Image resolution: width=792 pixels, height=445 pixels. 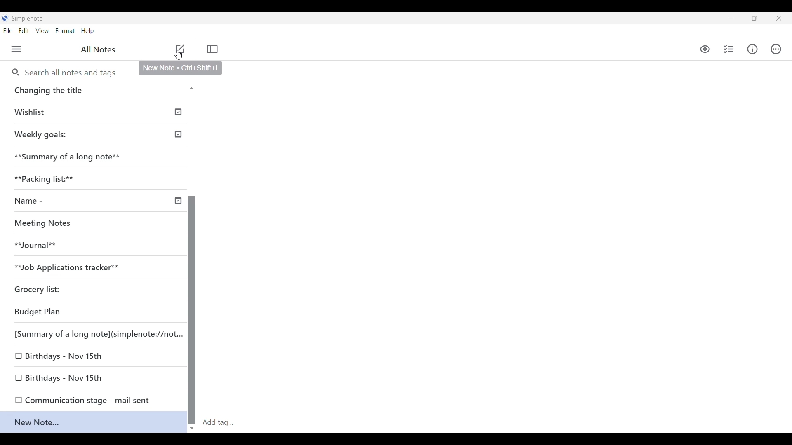 What do you see at coordinates (42, 222) in the screenshot?
I see `Meeting Notes` at bounding box center [42, 222].